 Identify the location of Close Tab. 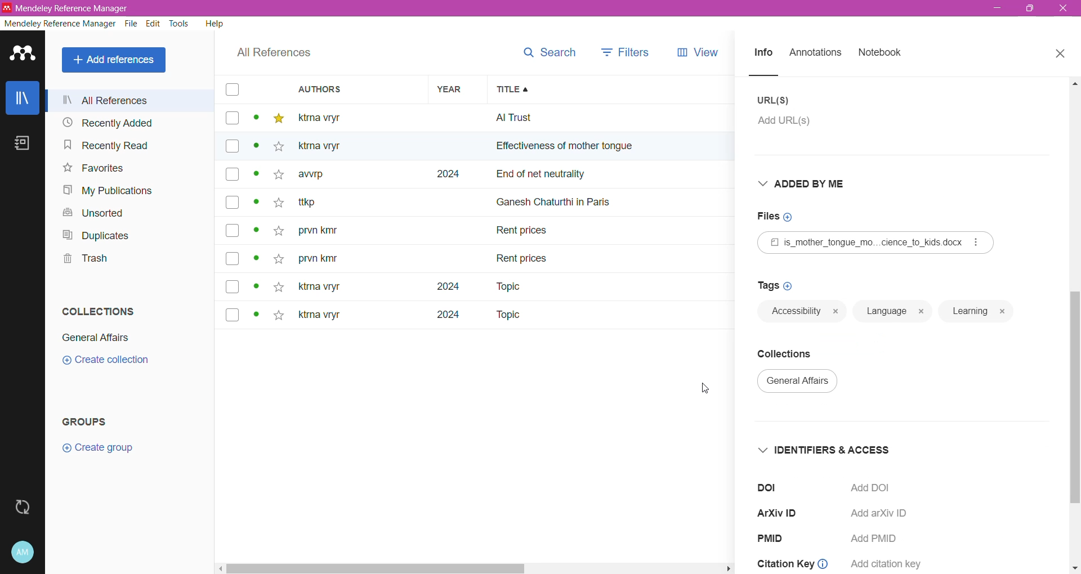
(1062, 54).